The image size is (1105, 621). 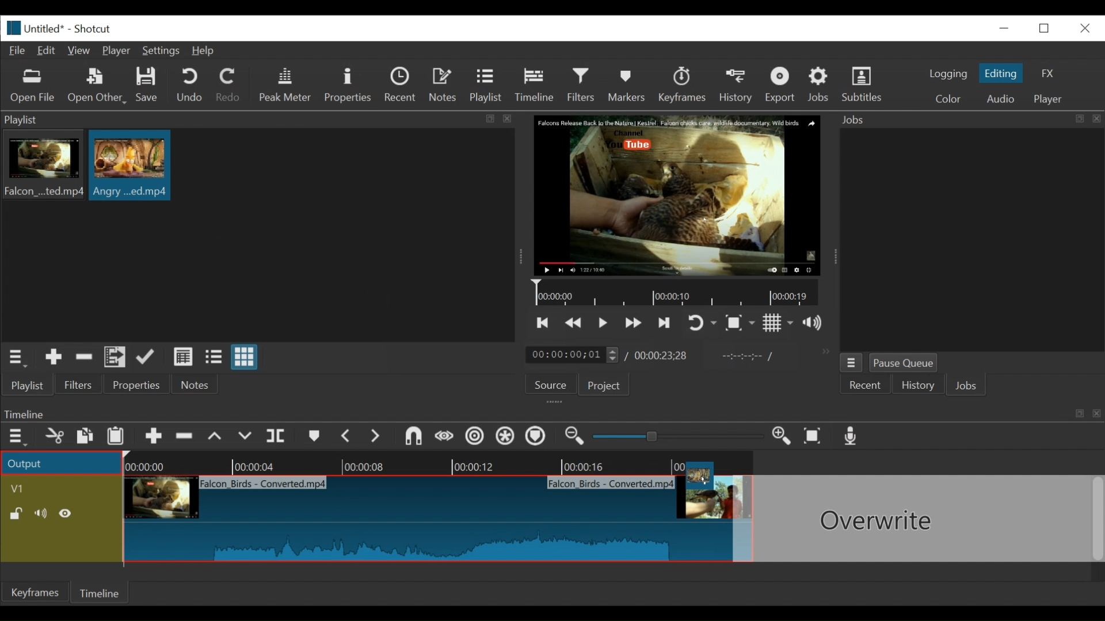 I want to click on Timeline, so click(x=441, y=463).